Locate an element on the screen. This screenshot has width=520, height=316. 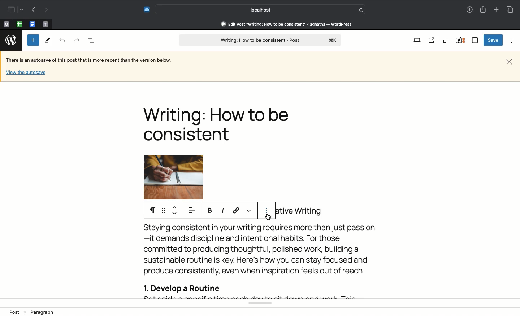
Sidebar is located at coordinates (14, 9).